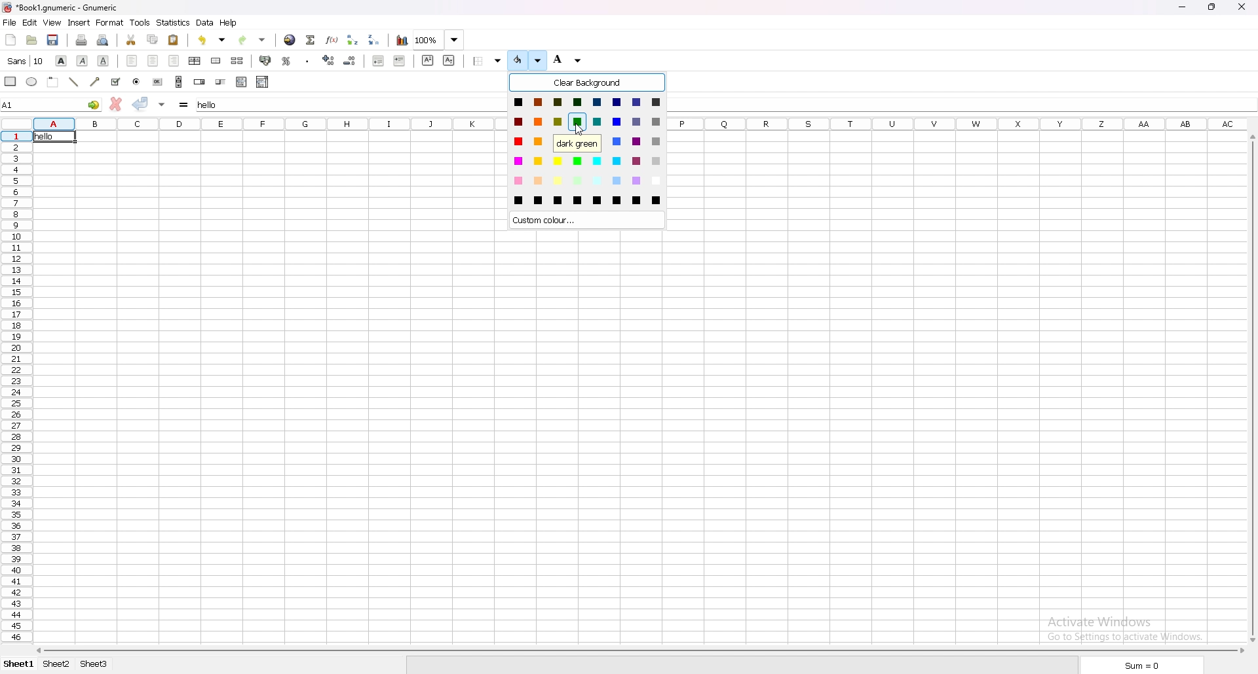  I want to click on increase decimals, so click(330, 60).